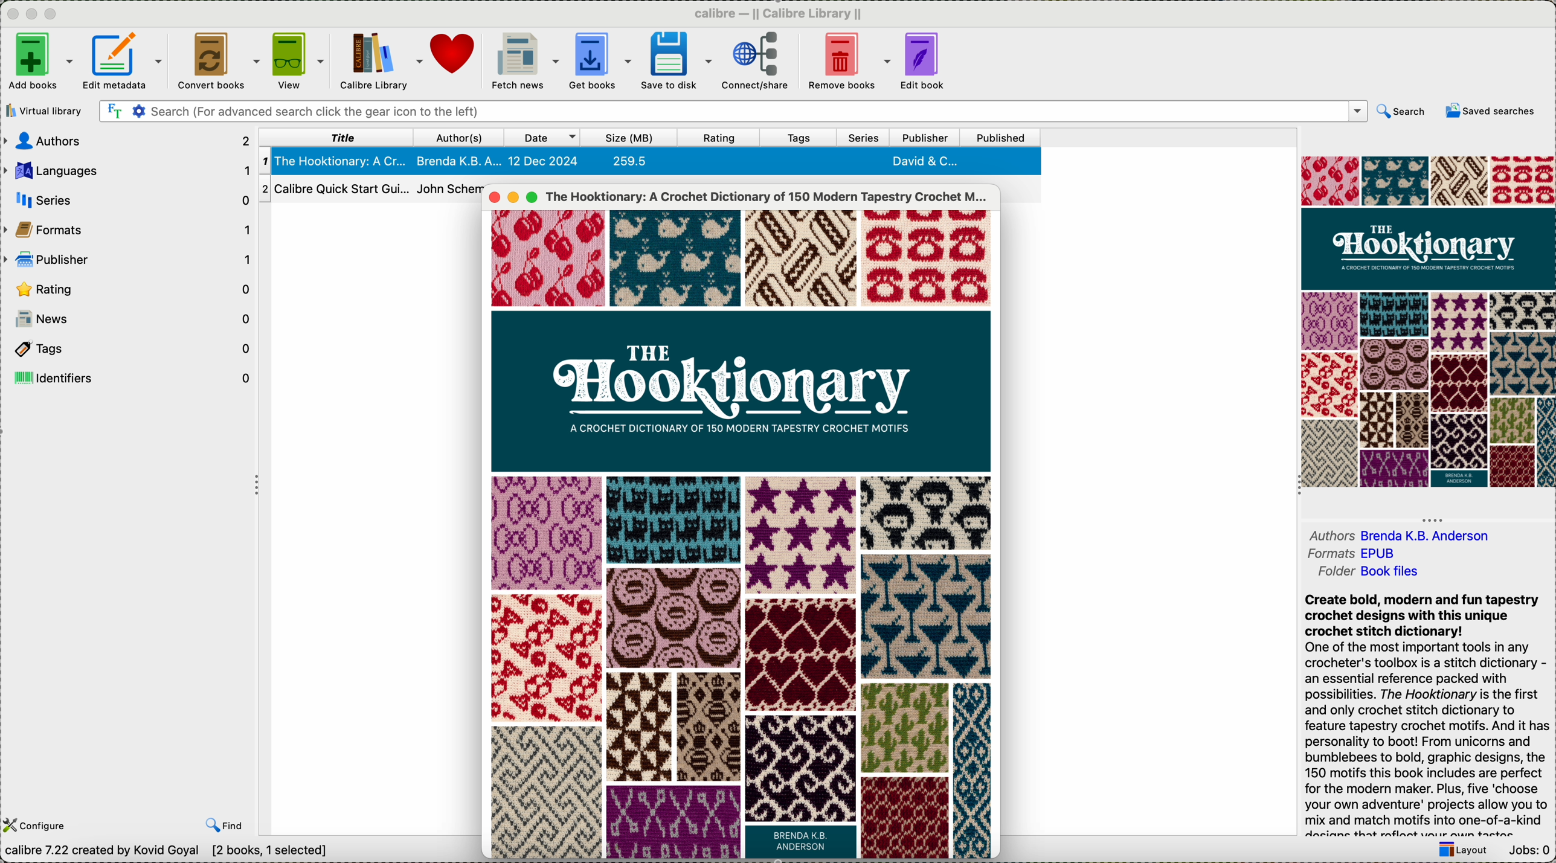 The height and width of the screenshot is (863, 1556). I want to click on series, so click(127, 198).